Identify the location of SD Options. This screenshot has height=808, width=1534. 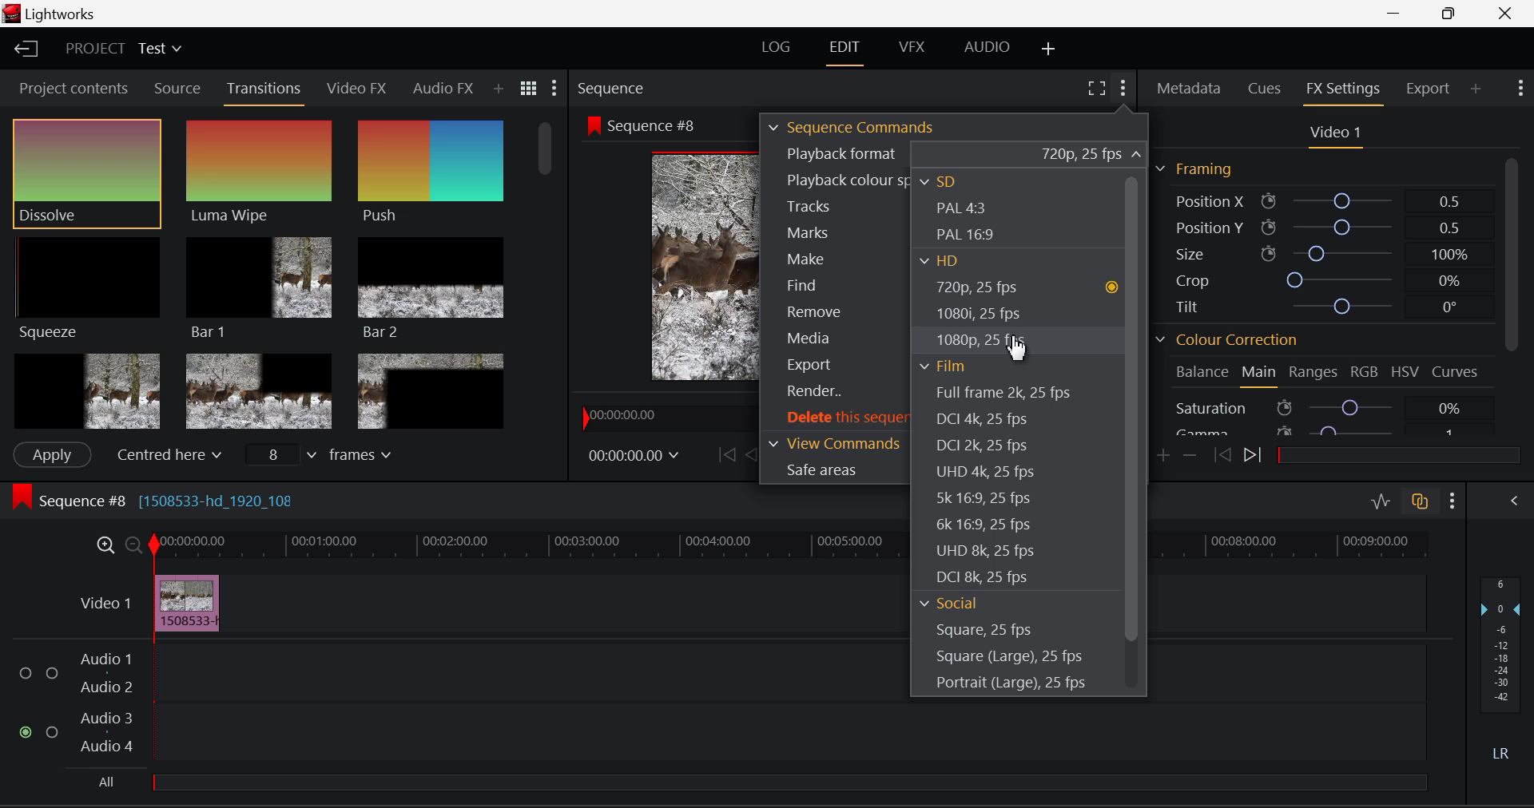
(951, 180).